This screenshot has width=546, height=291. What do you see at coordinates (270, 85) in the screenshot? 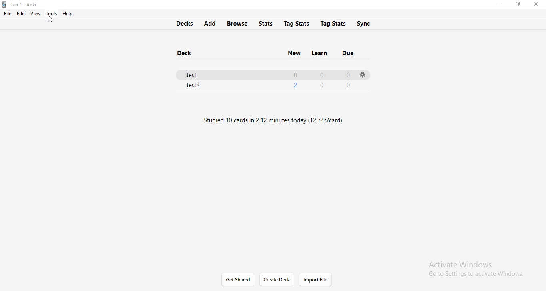
I see `test2` at bounding box center [270, 85].